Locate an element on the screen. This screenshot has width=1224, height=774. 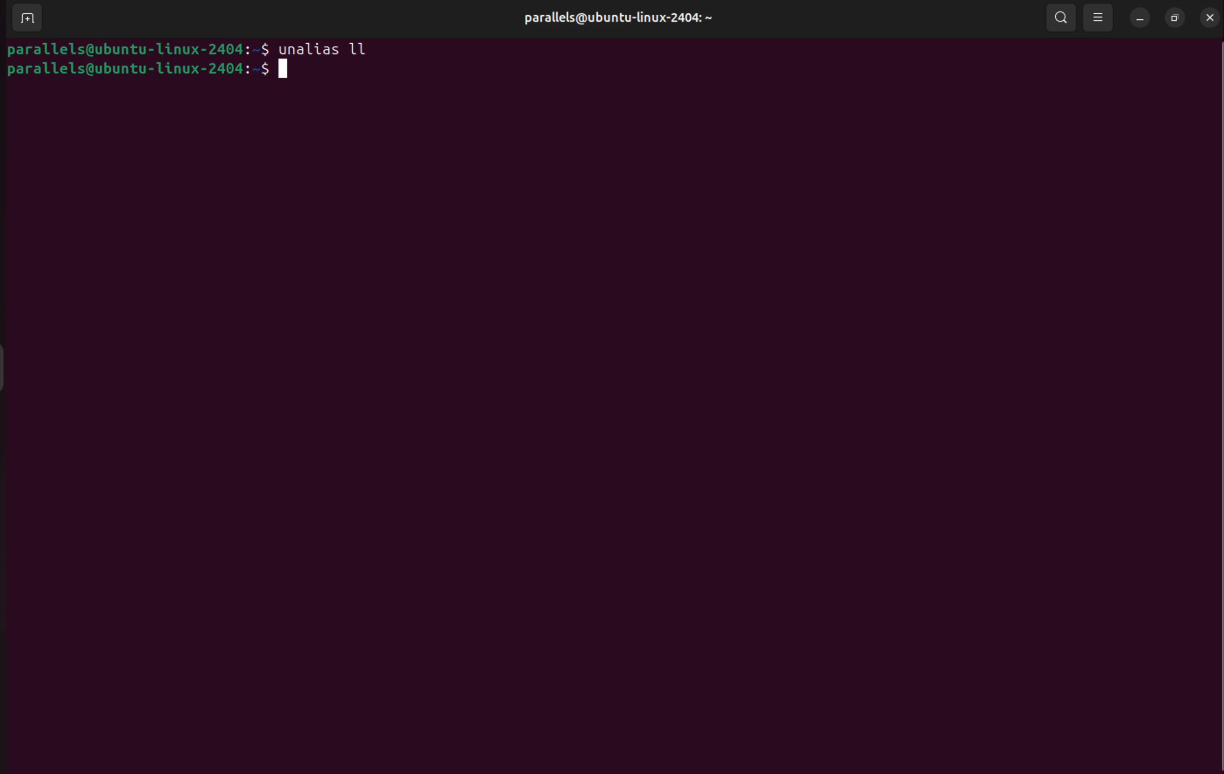
bash prompt is located at coordinates (136, 47).